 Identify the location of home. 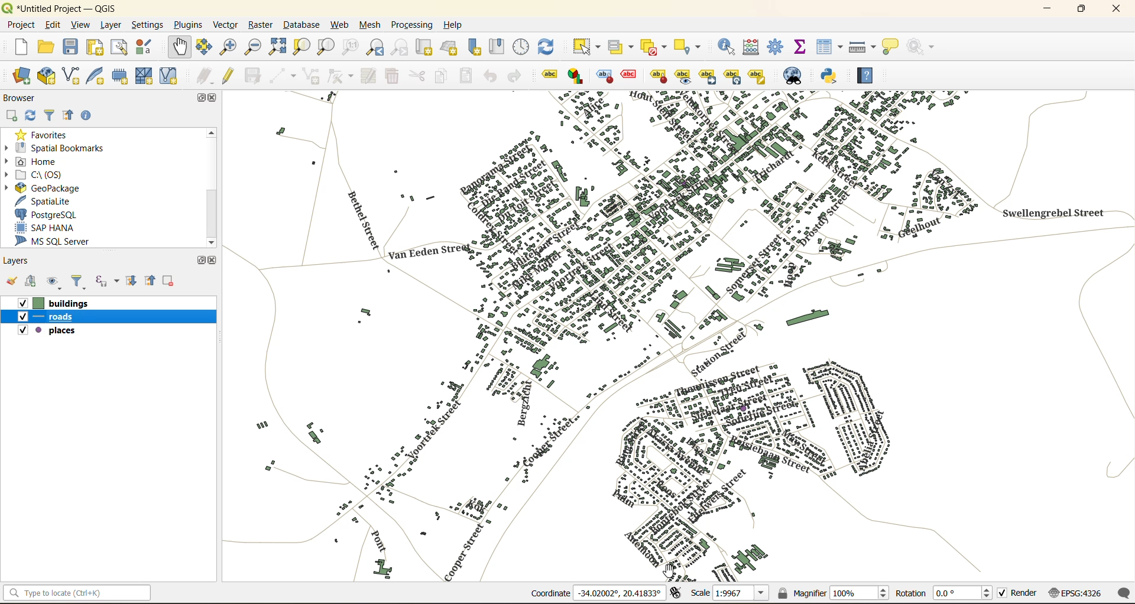
(38, 161).